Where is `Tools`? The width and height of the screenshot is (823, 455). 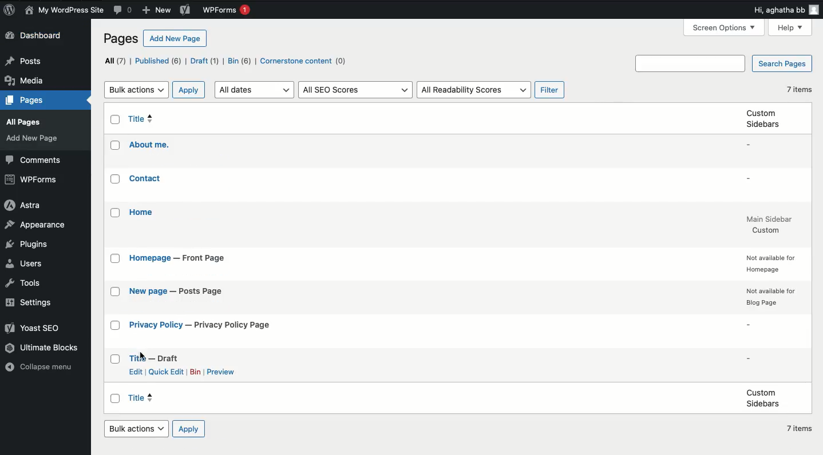
Tools is located at coordinates (23, 284).